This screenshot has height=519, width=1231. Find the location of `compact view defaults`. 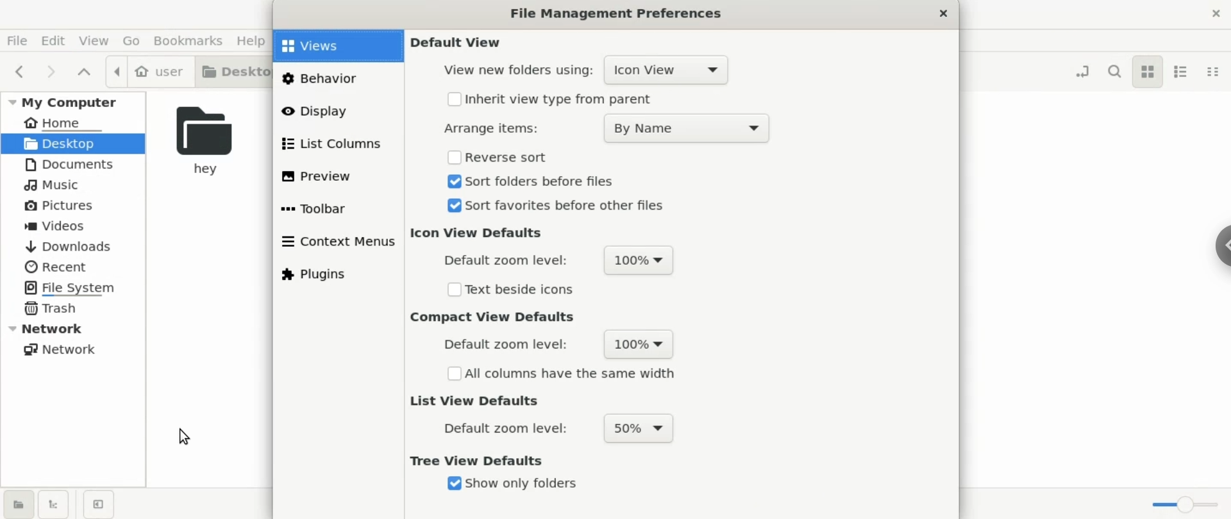

compact view defaults is located at coordinates (498, 319).